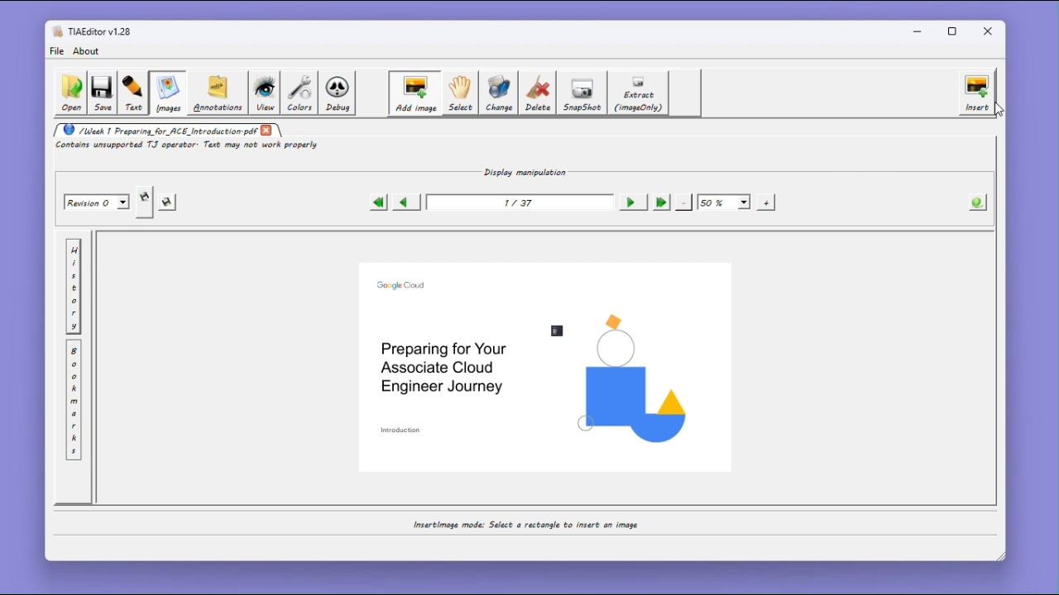  Describe the element at coordinates (684, 201) in the screenshot. I see `-` at that location.